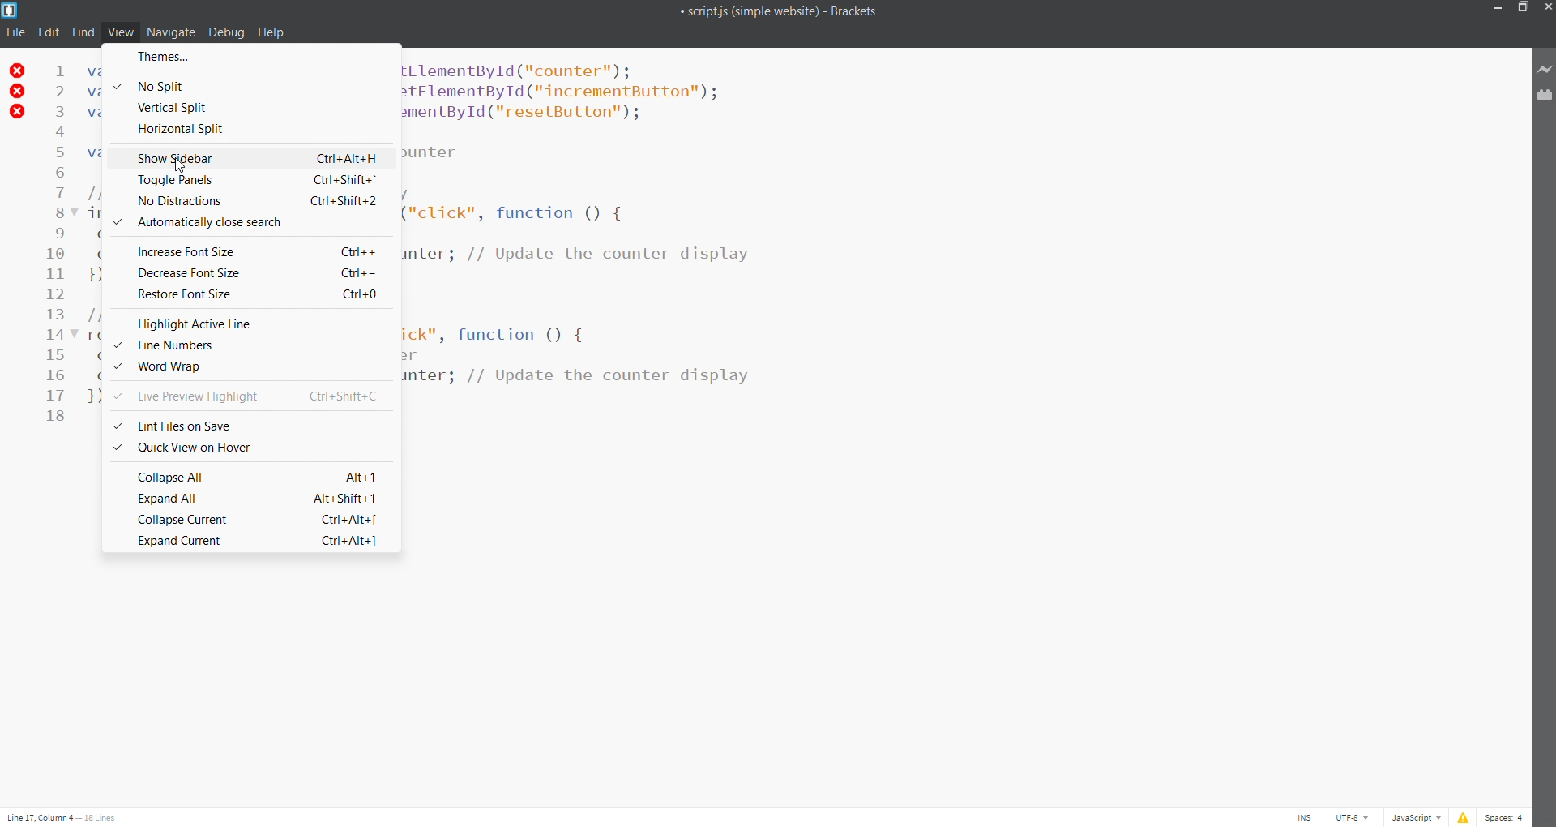 The width and height of the screenshot is (1556, 827). I want to click on lint files on save, so click(176, 423).